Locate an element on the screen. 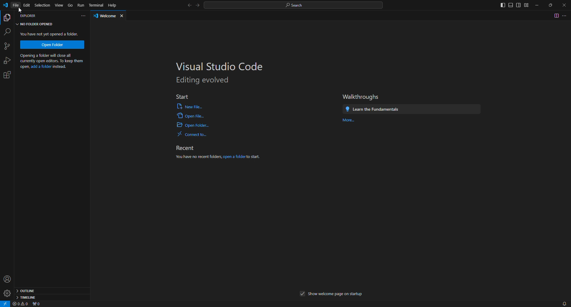  go forward is located at coordinates (198, 6).